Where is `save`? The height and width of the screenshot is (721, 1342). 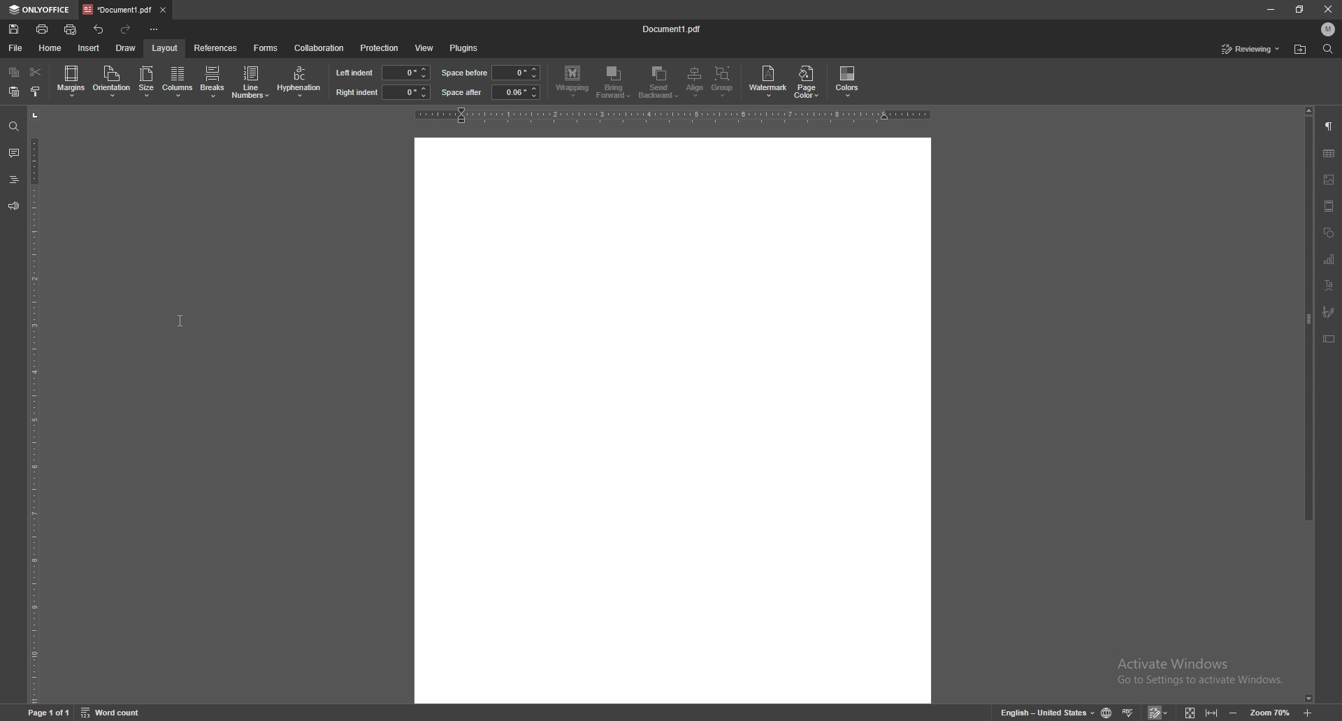 save is located at coordinates (15, 29).